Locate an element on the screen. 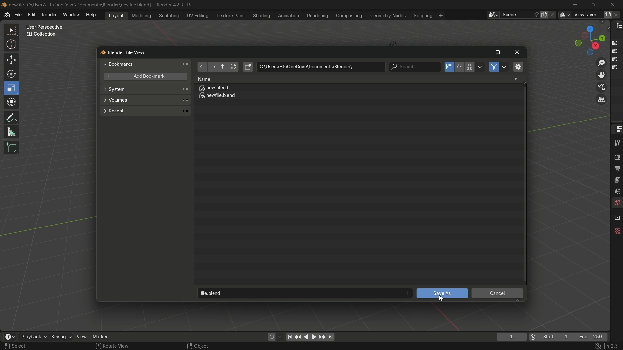 The height and width of the screenshot is (350, 623). minimize is located at coordinates (479, 53).